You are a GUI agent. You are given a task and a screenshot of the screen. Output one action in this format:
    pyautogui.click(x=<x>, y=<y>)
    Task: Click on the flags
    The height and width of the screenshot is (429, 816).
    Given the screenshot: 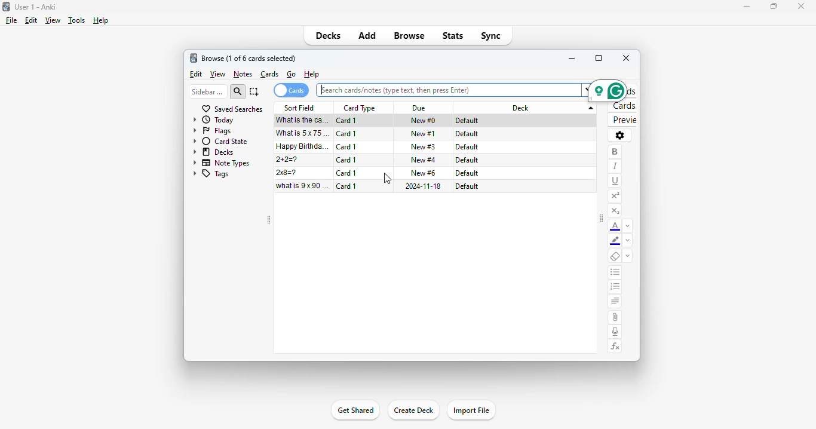 What is the action you would take?
    pyautogui.click(x=212, y=131)
    